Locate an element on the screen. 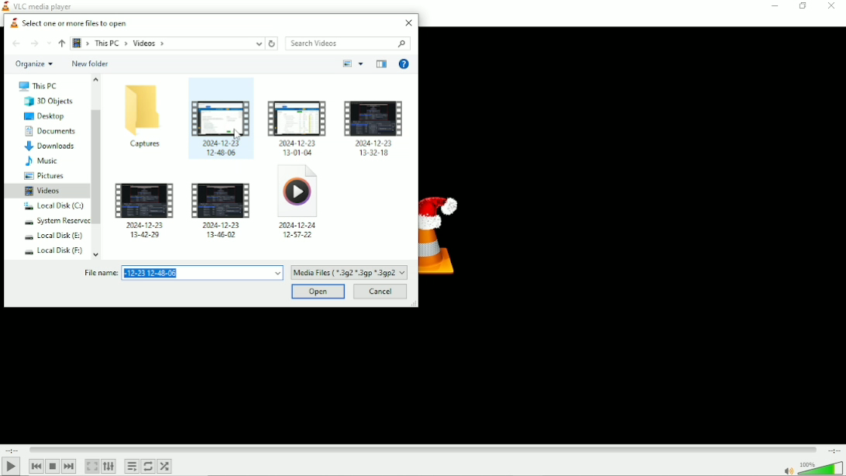 The height and width of the screenshot is (476, 846). Help is located at coordinates (404, 64).